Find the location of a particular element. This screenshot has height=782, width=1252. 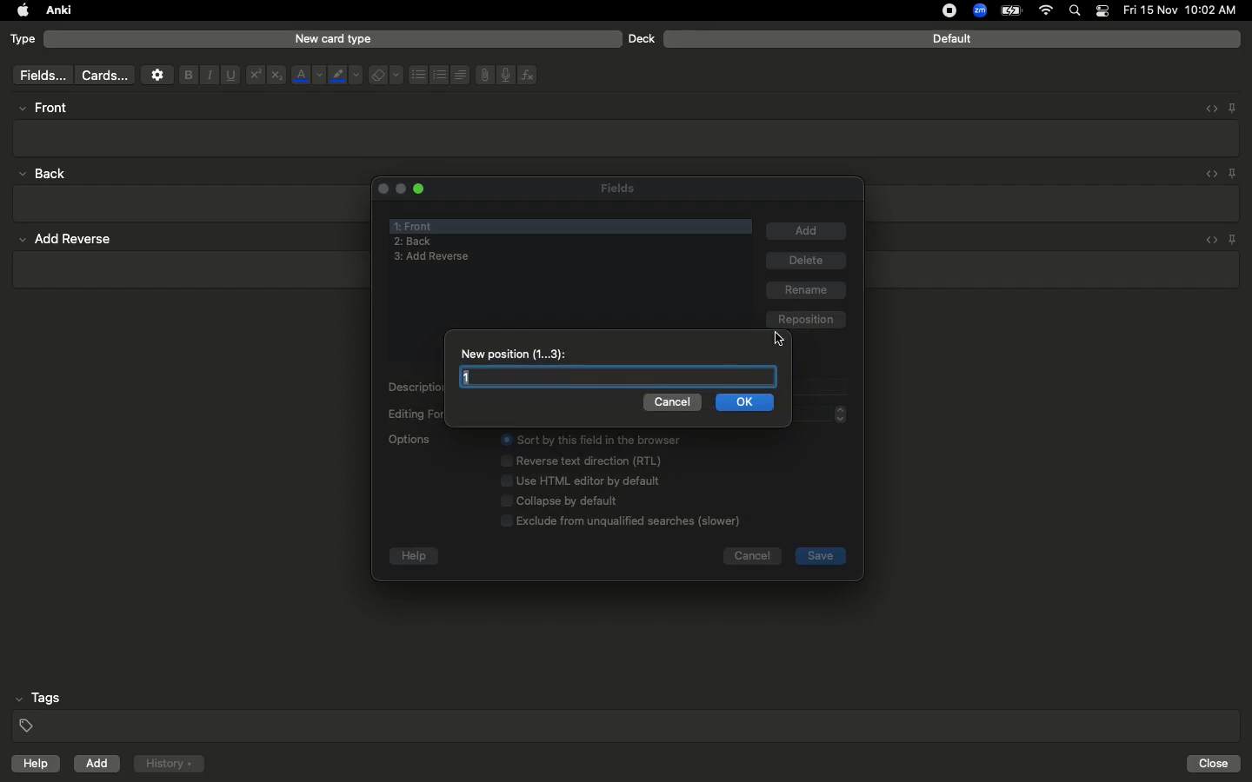

Voice recorder is located at coordinates (504, 73).